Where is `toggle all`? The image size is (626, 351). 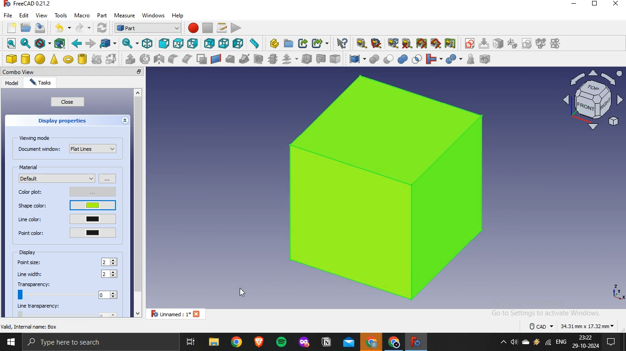 toggle all is located at coordinates (421, 43).